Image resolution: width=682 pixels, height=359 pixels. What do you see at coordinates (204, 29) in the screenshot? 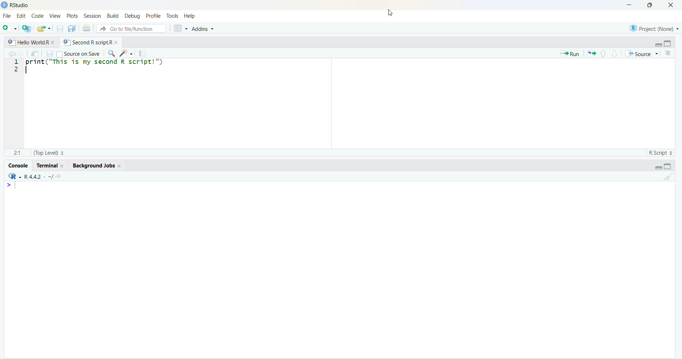
I see `Addins` at bounding box center [204, 29].